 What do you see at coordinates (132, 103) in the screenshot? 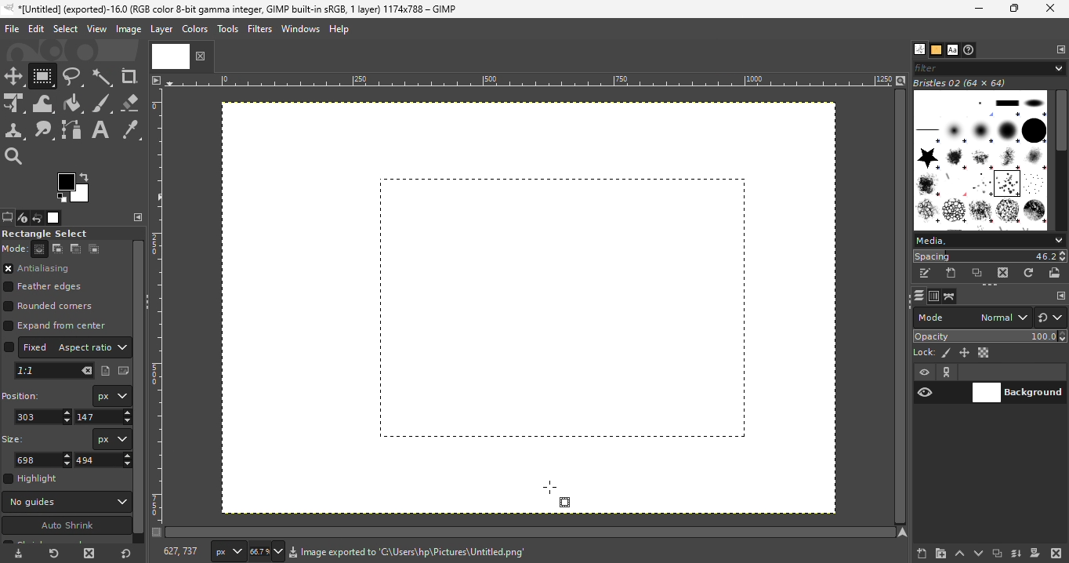
I see `Eraser tool` at bounding box center [132, 103].